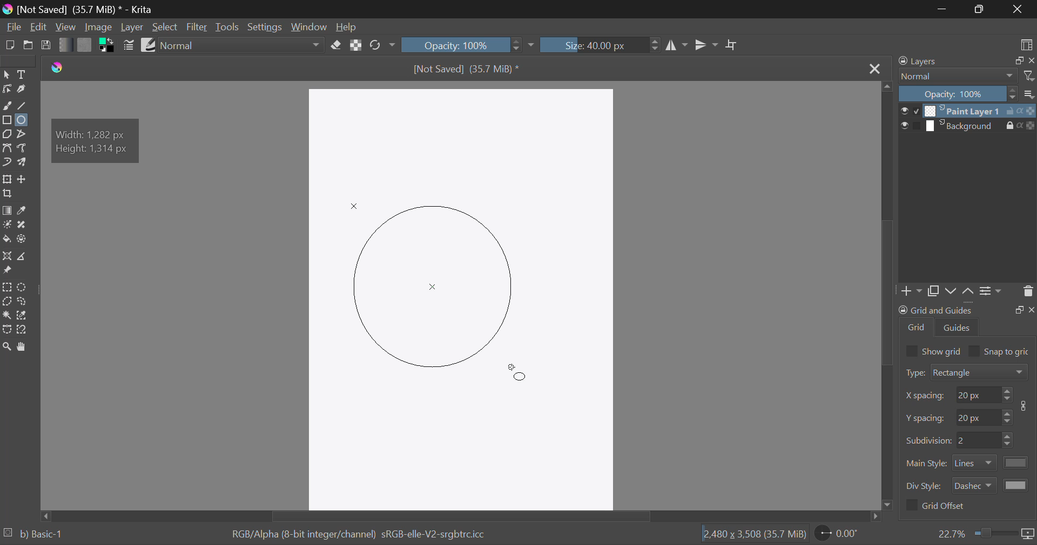 This screenshot has width=1037, height=545. What do you see at coordinates (1027, 294) in the screenshot?
I see `Delete Layer` at bounding box center [1027, 294].